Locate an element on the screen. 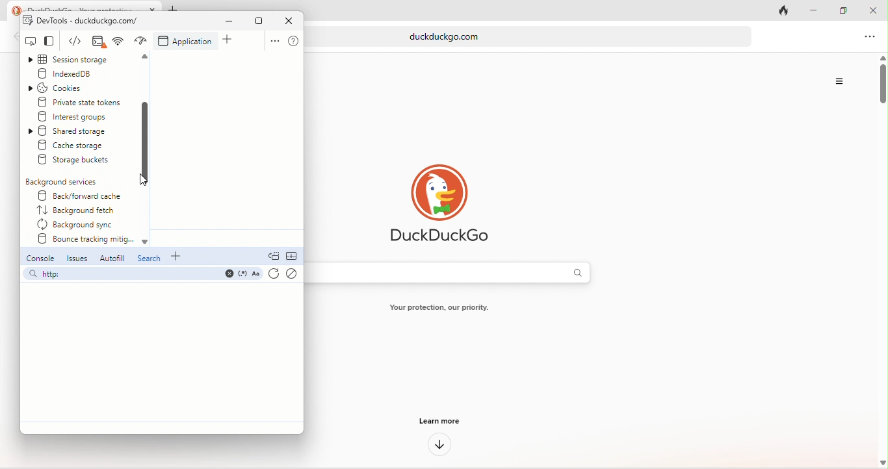  network is located at coordinates (140, 41).